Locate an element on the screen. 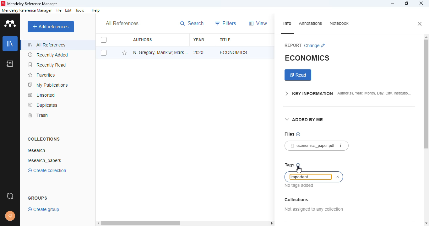 This screenshot has width=429, height=226. duplicates is located at coordinates (42, 105).